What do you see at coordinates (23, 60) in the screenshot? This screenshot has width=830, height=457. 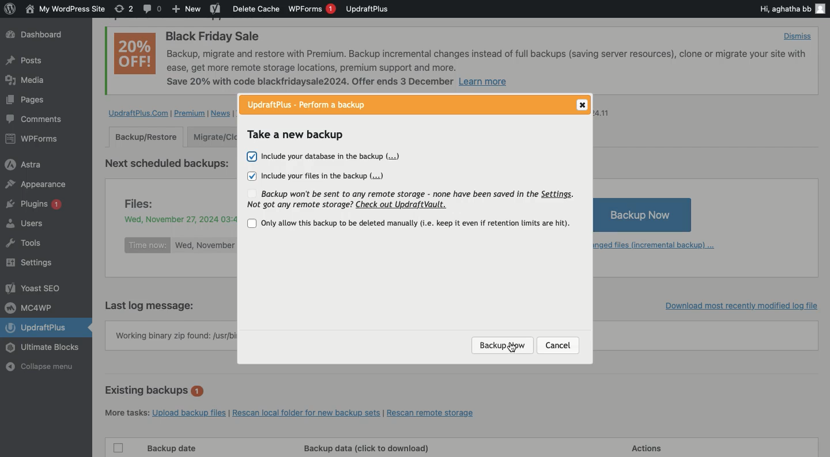 I see `Posts` at bounding box center [23, 60].